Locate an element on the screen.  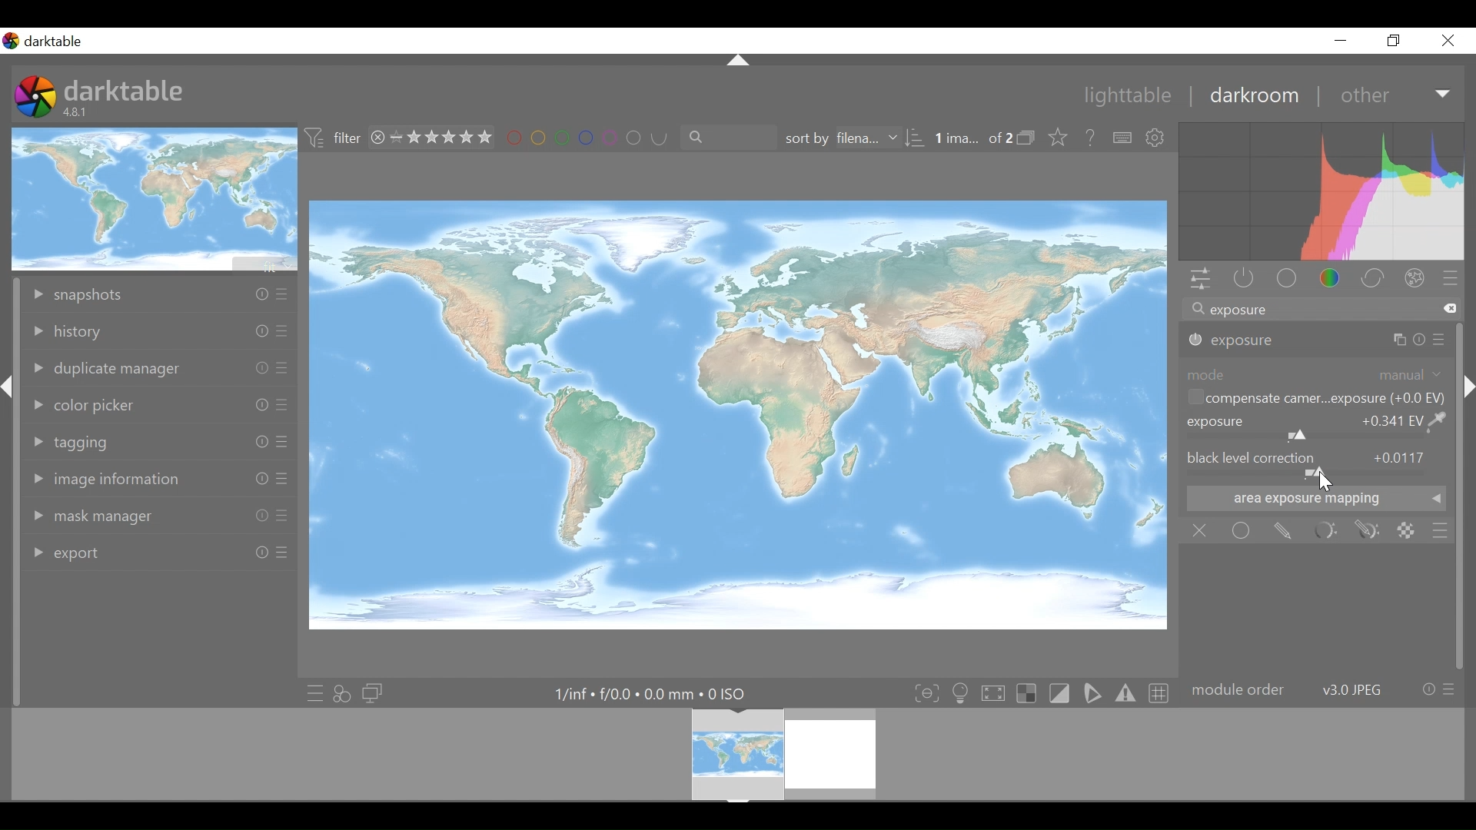
1/inf+f/00xmm*0ISO is located at coordinates (648, 694).